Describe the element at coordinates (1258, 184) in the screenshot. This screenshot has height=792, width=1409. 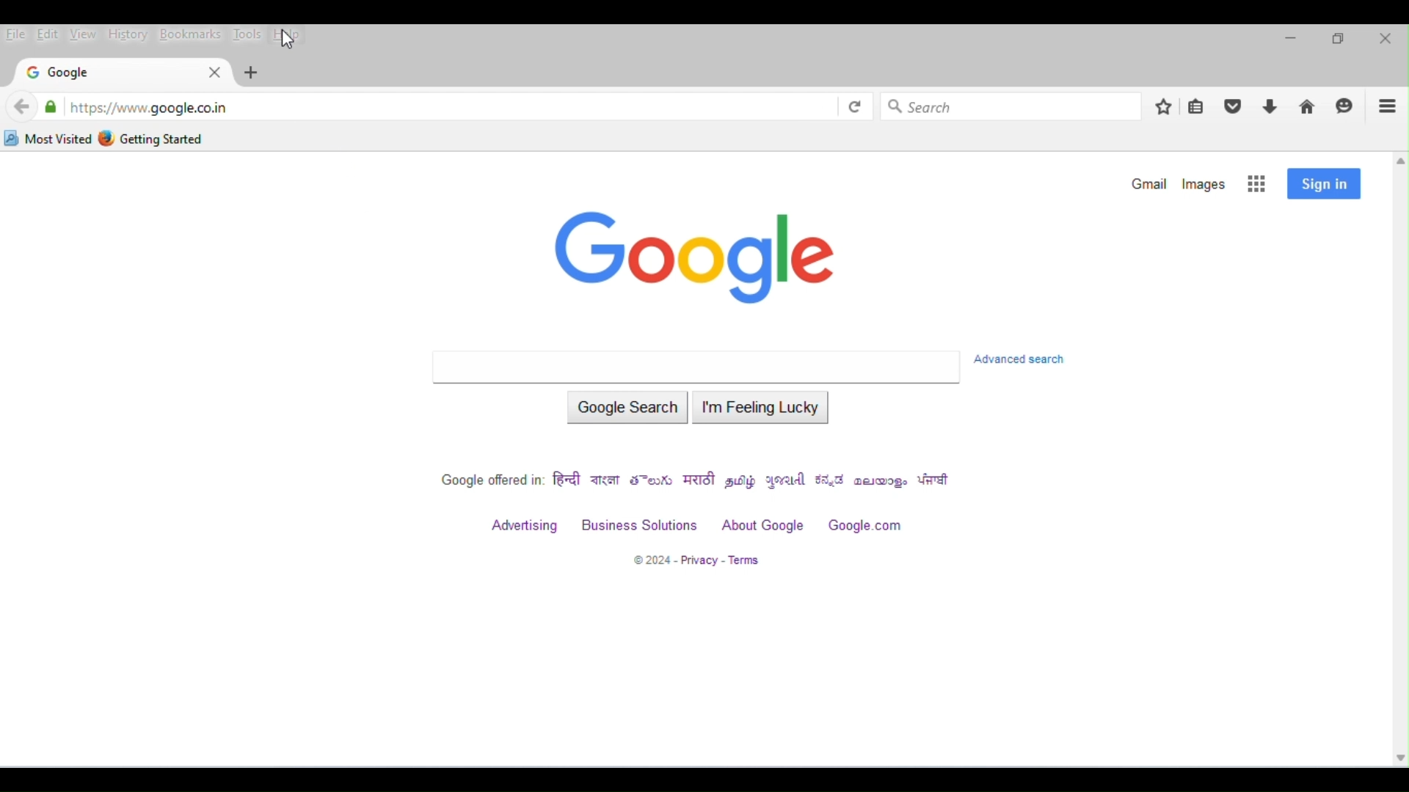
I see `google apps` at that location.